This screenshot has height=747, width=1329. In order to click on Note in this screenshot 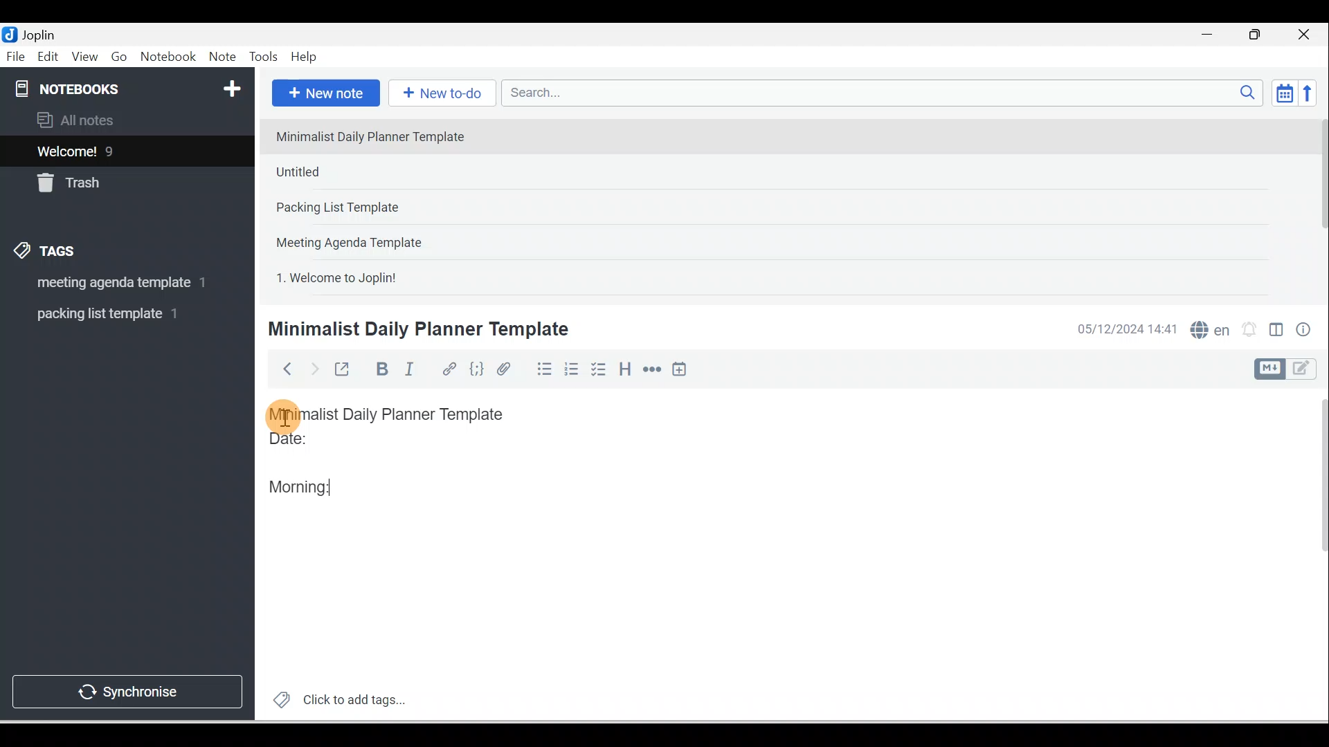, I will do `click(221, 57)`.